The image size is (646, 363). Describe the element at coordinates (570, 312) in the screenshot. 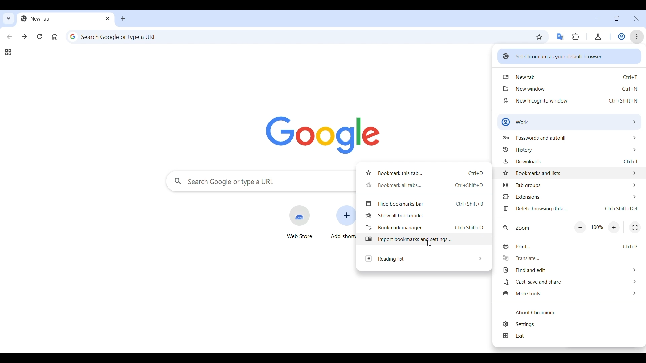

I see `About Chromium` at that location.